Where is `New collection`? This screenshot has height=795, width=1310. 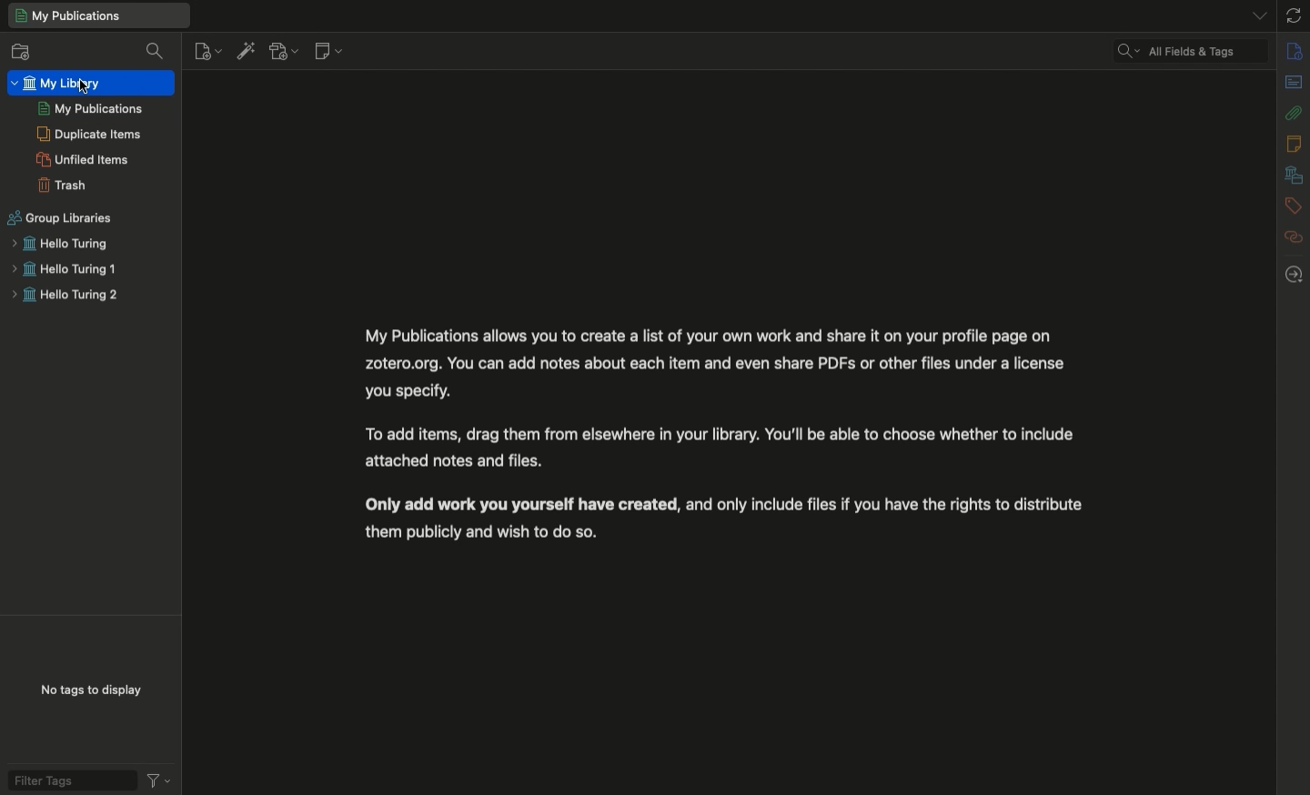 New collection is located at coordinates (21, 54).